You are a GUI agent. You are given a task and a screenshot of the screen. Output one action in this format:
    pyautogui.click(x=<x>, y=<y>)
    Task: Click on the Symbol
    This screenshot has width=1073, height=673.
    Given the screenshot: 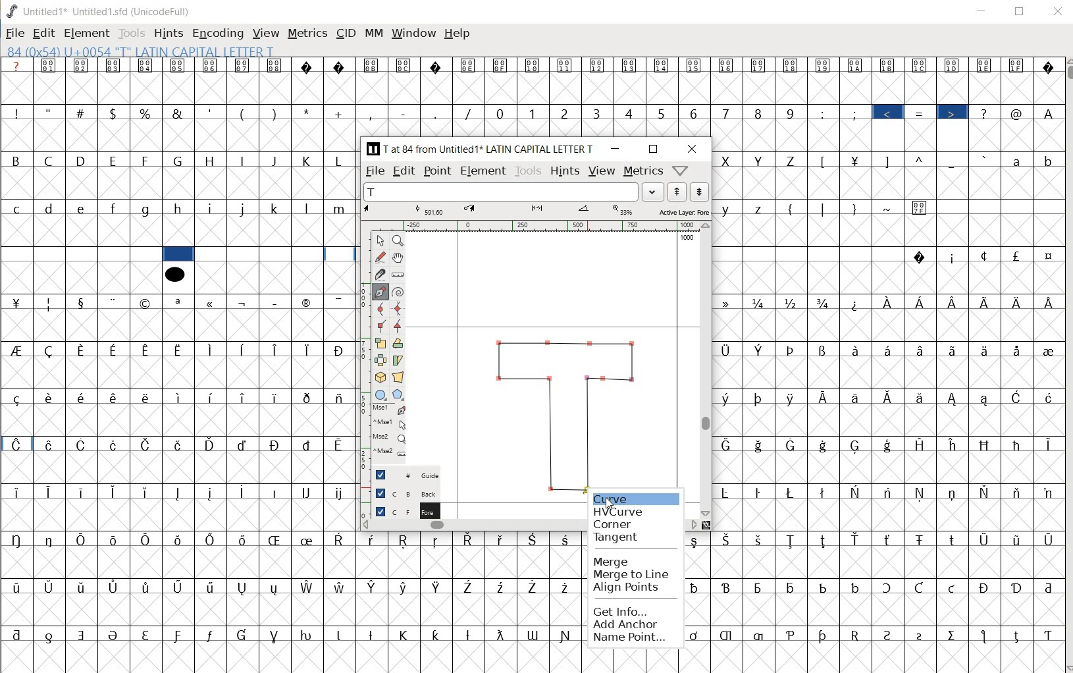 What is the action you would take?
    pyautogui.click(x=17, y=493)
    